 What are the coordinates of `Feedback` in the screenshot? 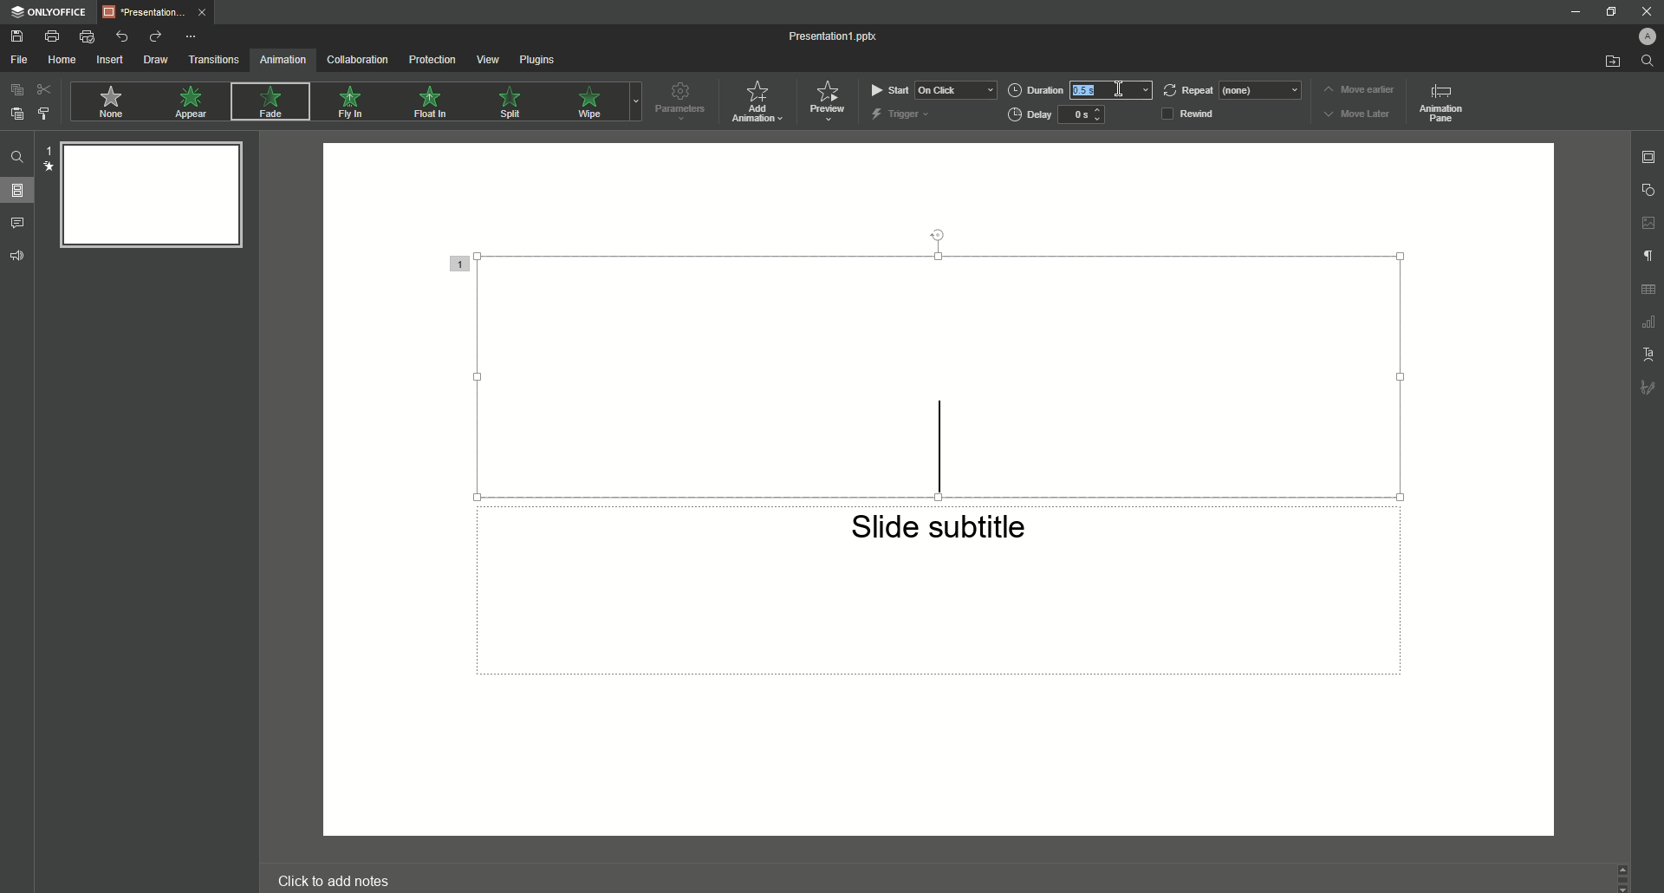 It's located at (17, 255).